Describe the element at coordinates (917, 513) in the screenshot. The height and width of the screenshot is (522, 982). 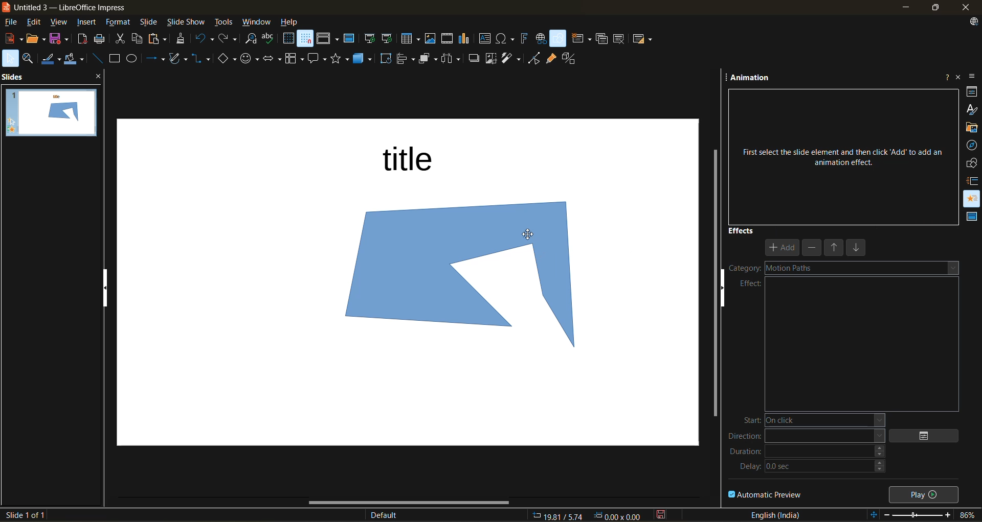
I see `zoom slider` at that location.